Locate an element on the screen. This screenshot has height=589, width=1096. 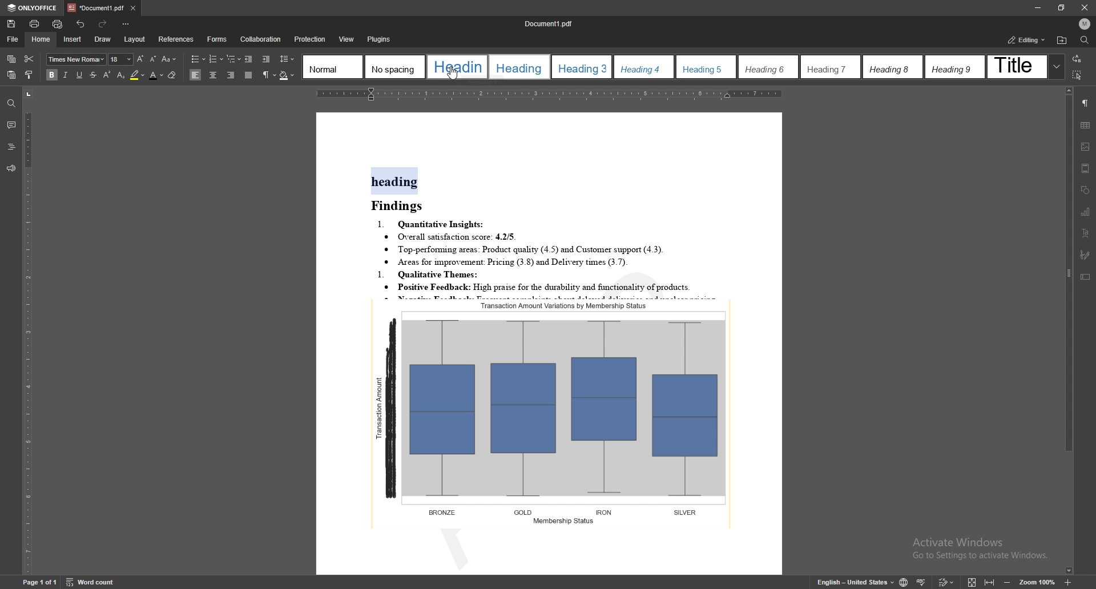
heading is located at coordinates (11, 147).